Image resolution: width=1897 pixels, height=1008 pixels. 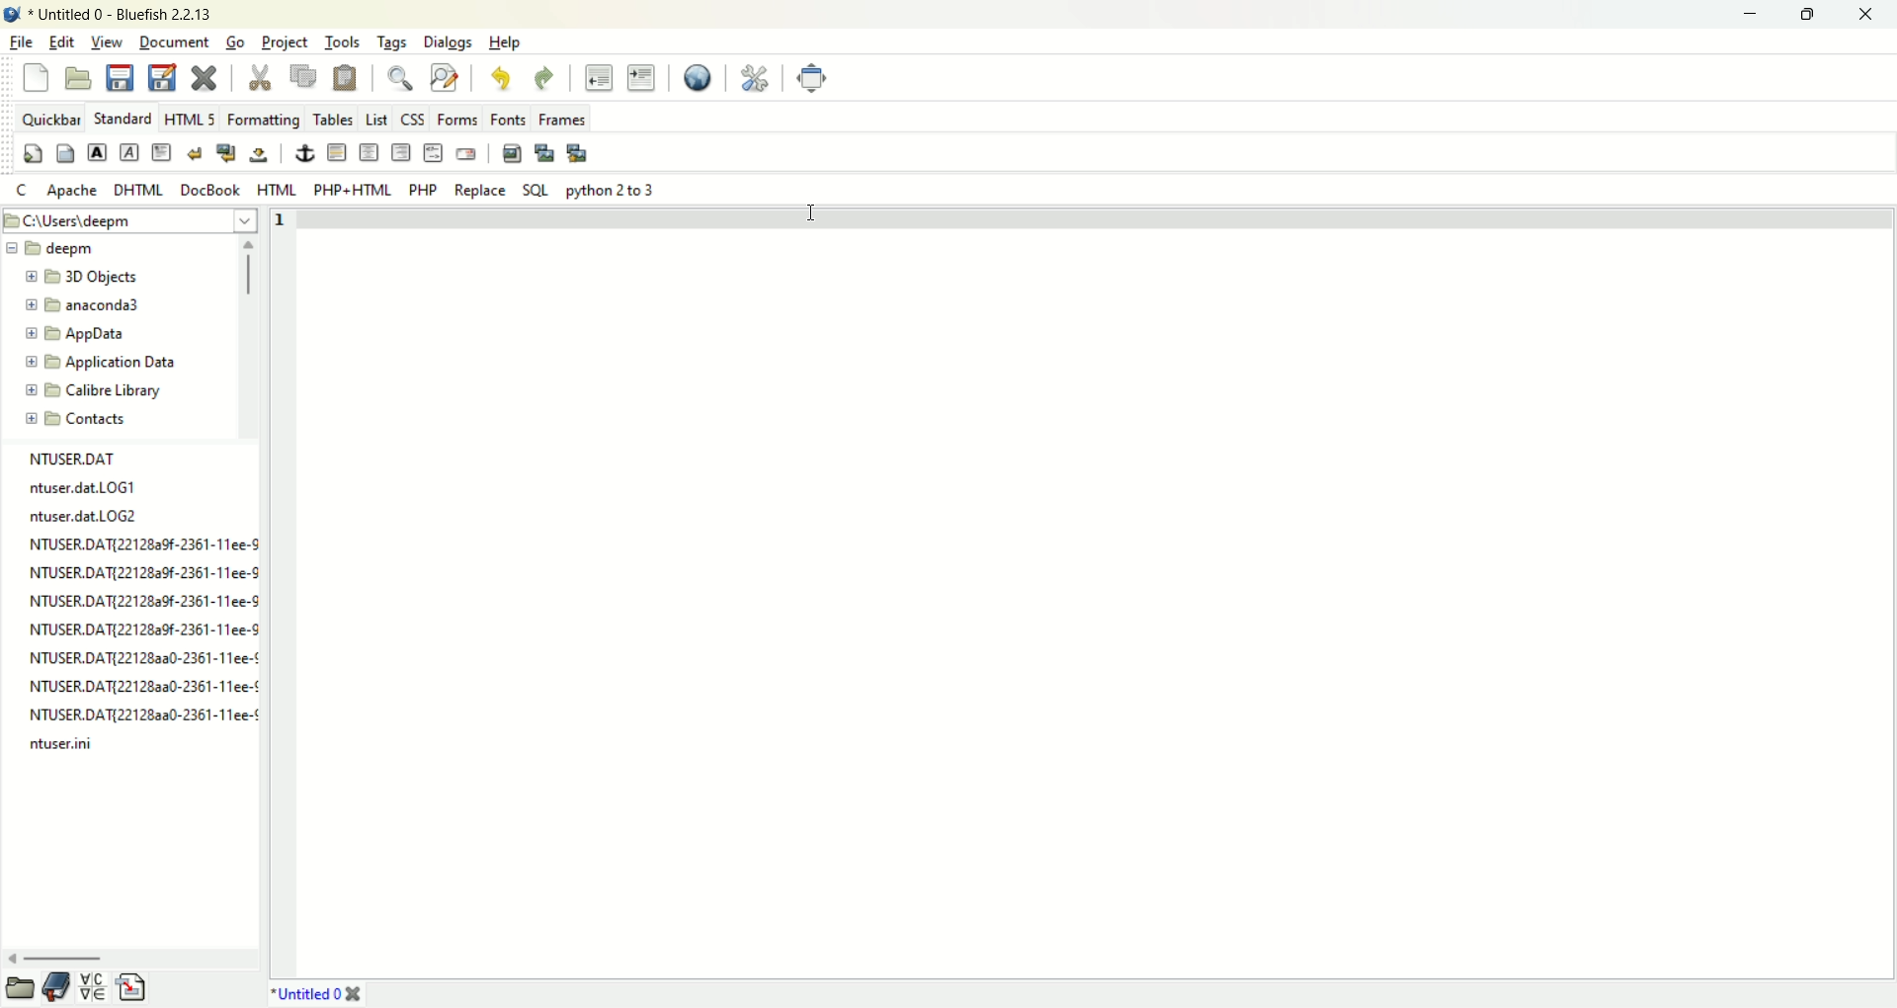 What do you see at coordinates (544, 154) in the screenshot?
I see `insert thumbnail` at bounding box center [544, 154].